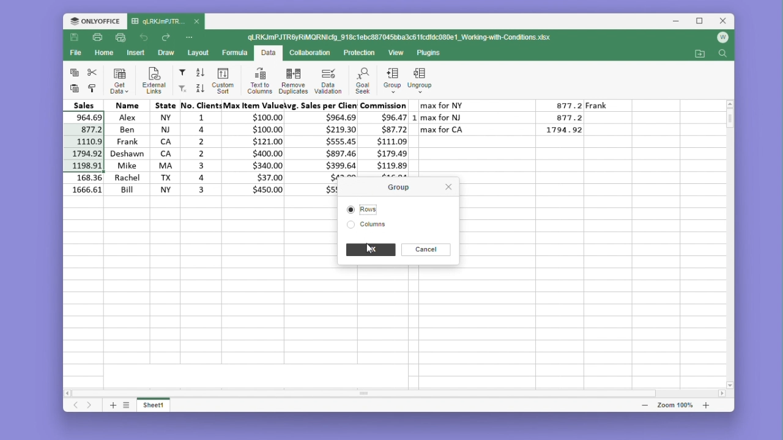 This screenshot has height=440, width=783. Describe the element at coordinates (97, 38) in the screenshot. I see `Print file` at that location.